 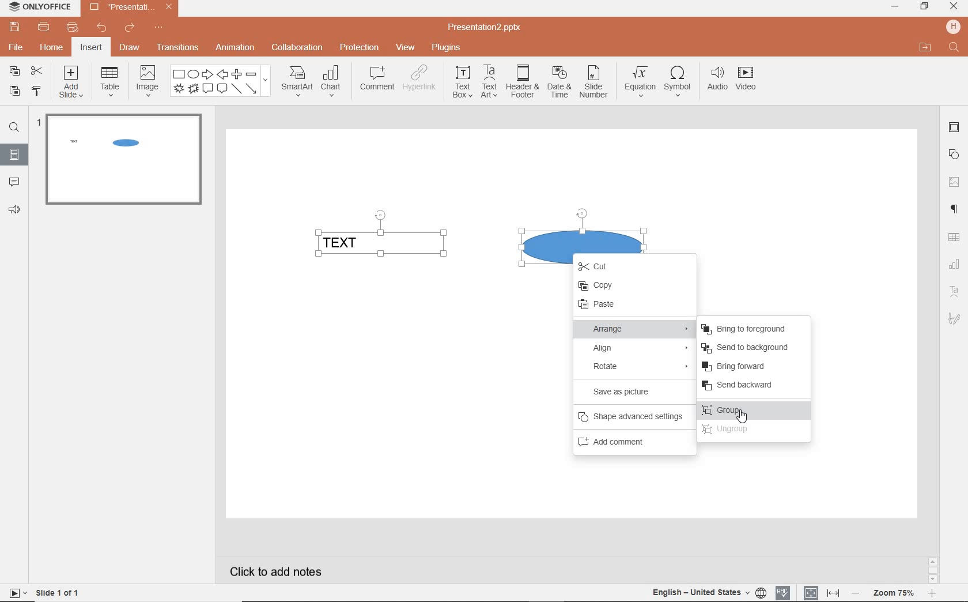 What do you see at coordinates (445, 48) in the screenshot?
I see `plugins` at bounding box center [445, 48].